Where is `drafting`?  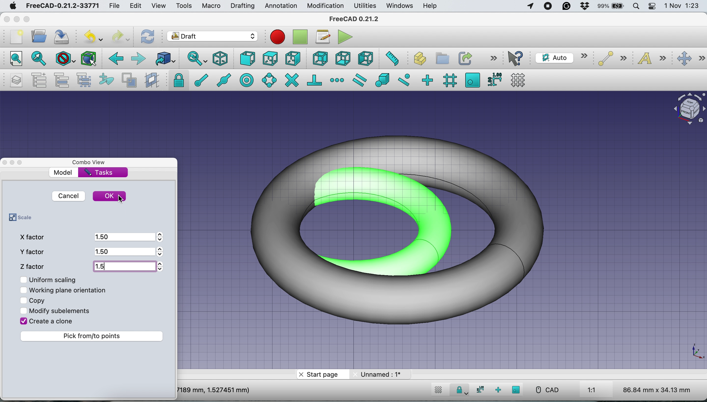
drafting is located at coordinates (242, 6).